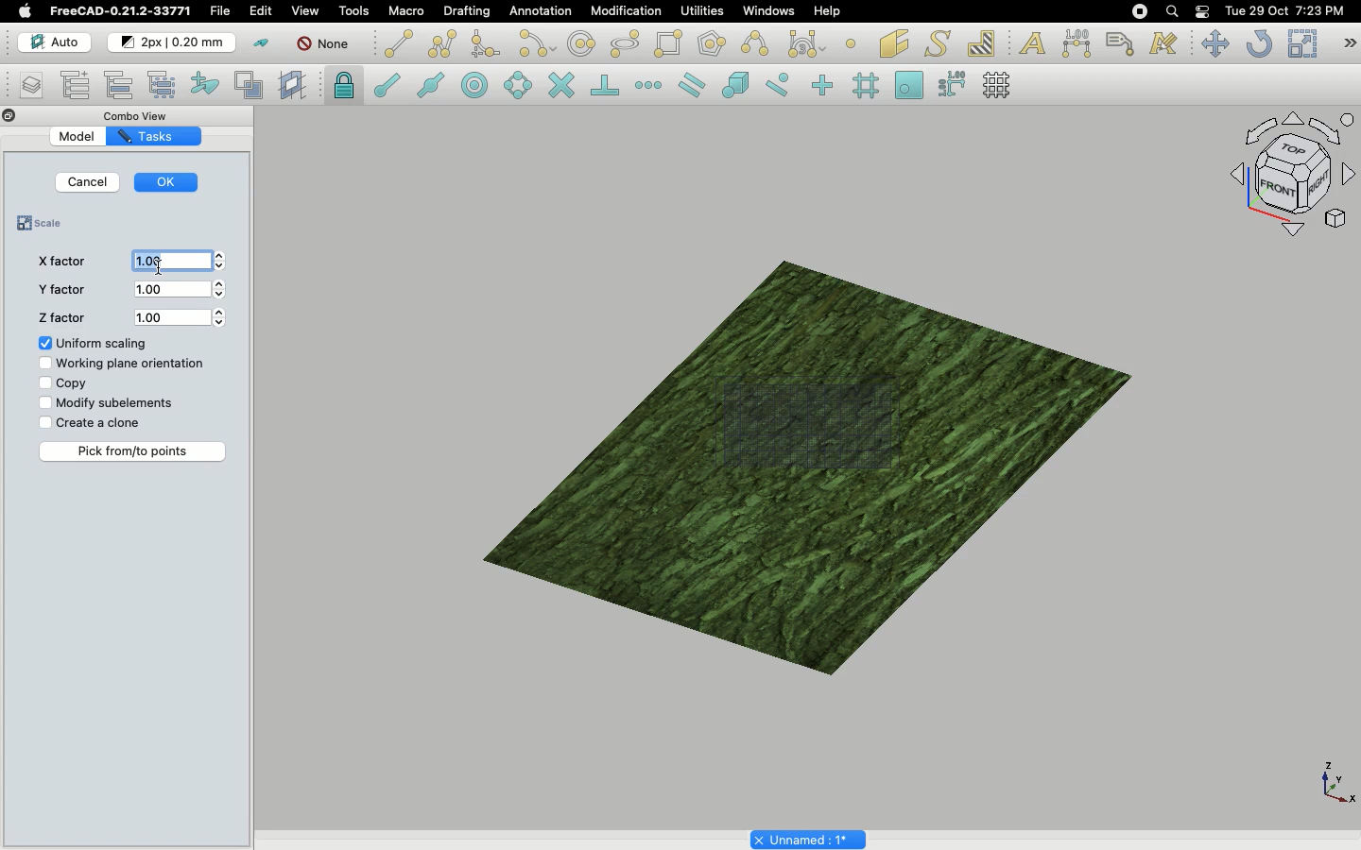 This screenshot has height=850, width=1361. Describe the element at coordinates (983, 42) in the screenshot. I see `Hatch` at that location.